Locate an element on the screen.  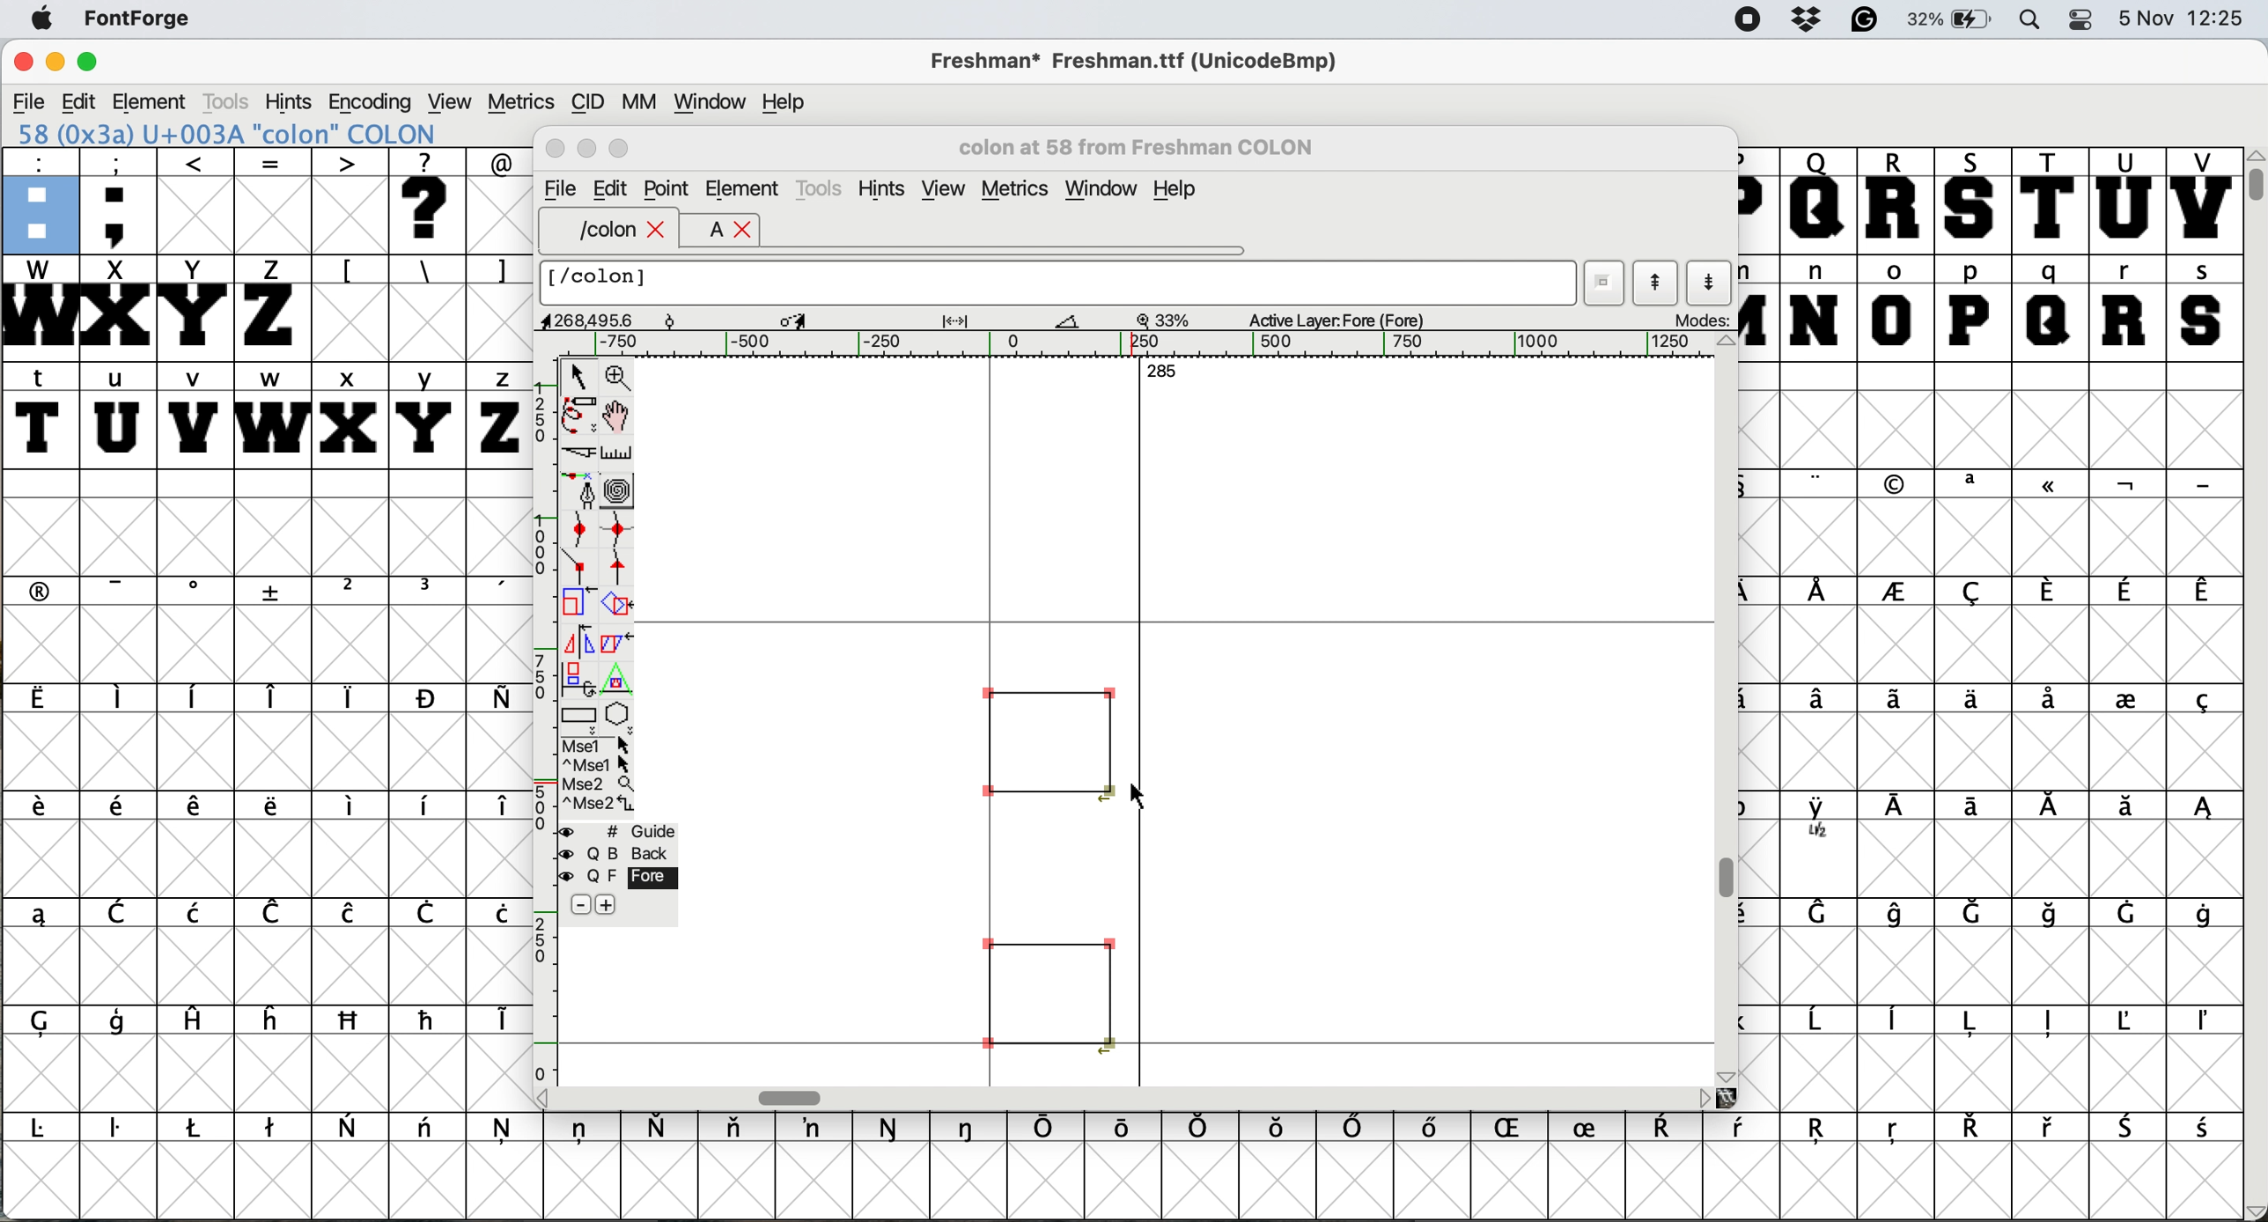
show next character is located at coordinates (1710, 280).